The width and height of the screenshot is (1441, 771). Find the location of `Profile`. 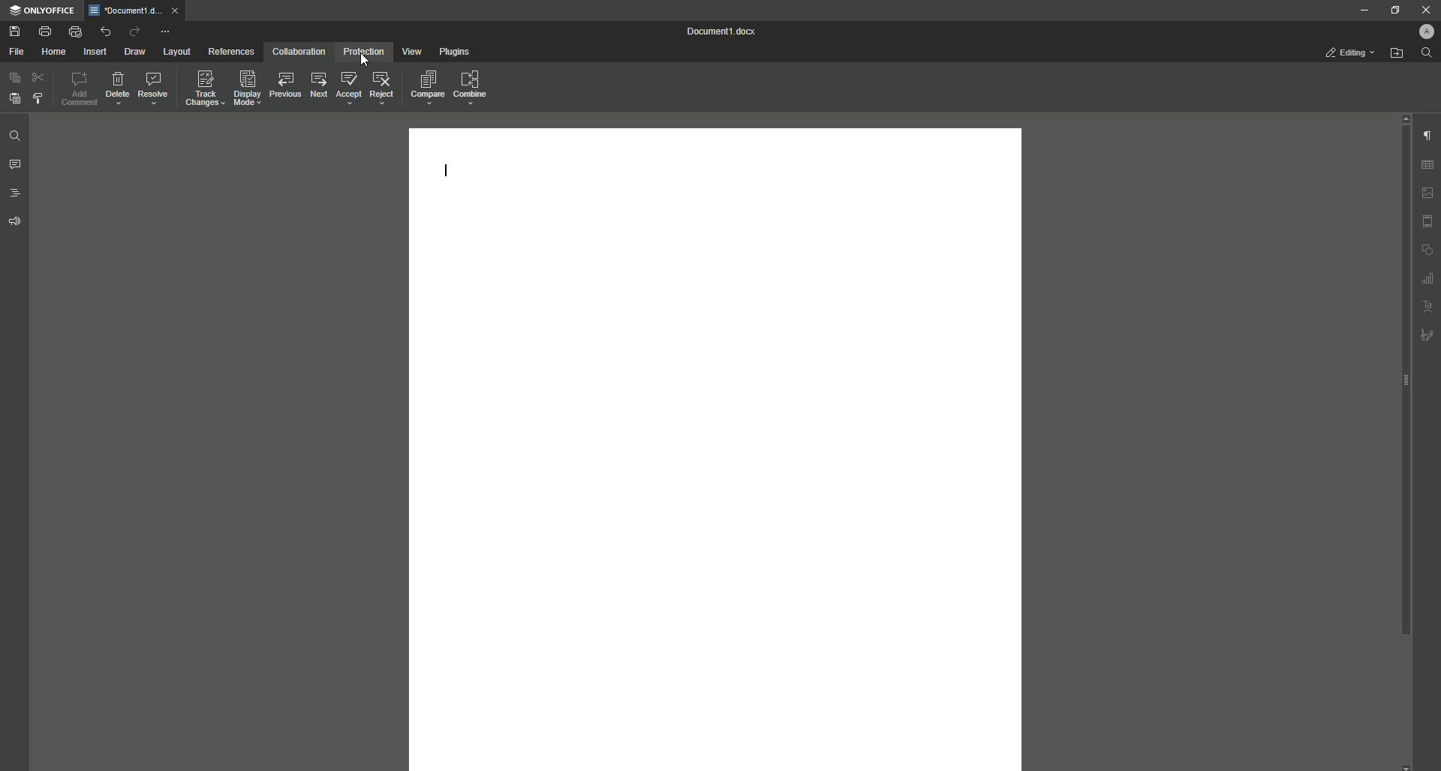

Profile is located at coordinates (1422, 31).